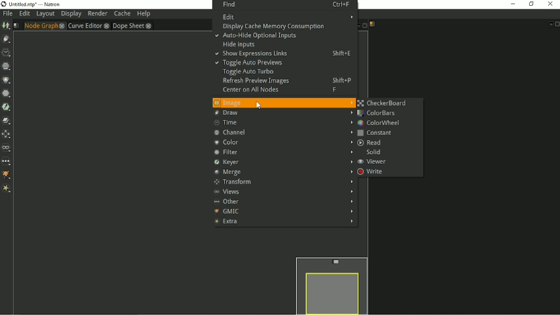 The image size is (560, 315). What do you see at coordinates (256, 36) in the screenshot?
I see `Auto hide optional inputs` at bounding box center [256, 36].